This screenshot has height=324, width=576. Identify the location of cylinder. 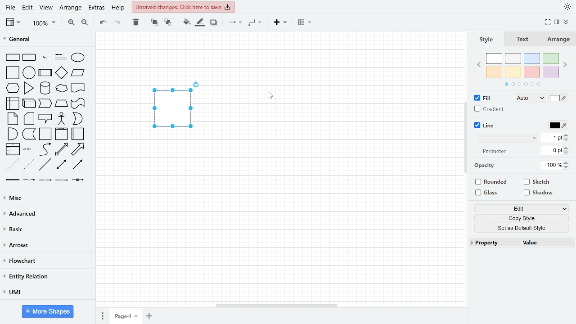
(46, 88).